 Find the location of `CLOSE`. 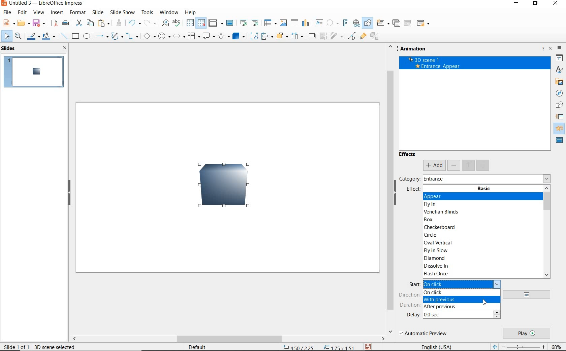

CLOSE is located at coordinates (556, 3).